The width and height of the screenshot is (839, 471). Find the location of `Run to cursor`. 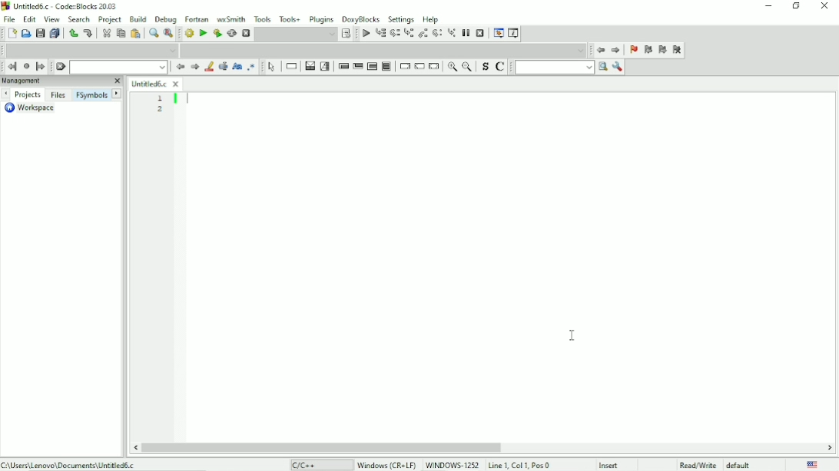

Run to cursor is located at coordinates (380, 34).